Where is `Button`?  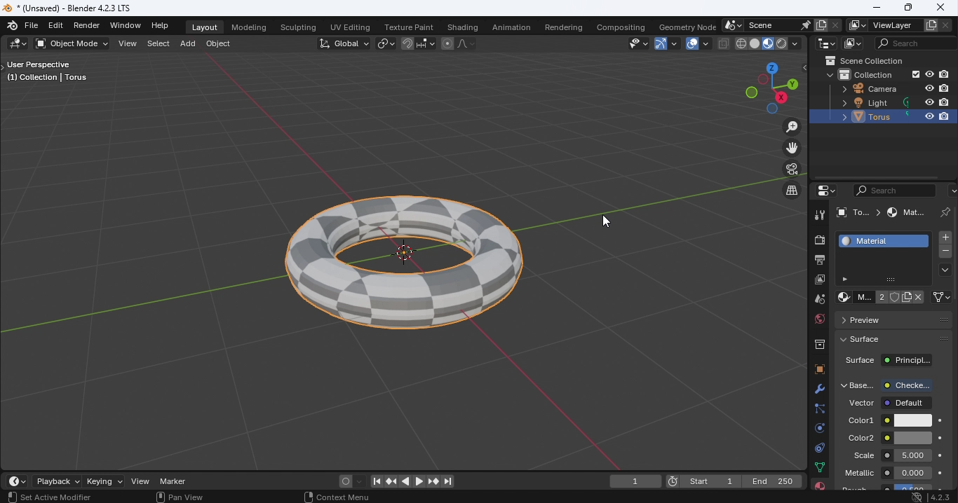 Button is located at coordinates (846, 279).